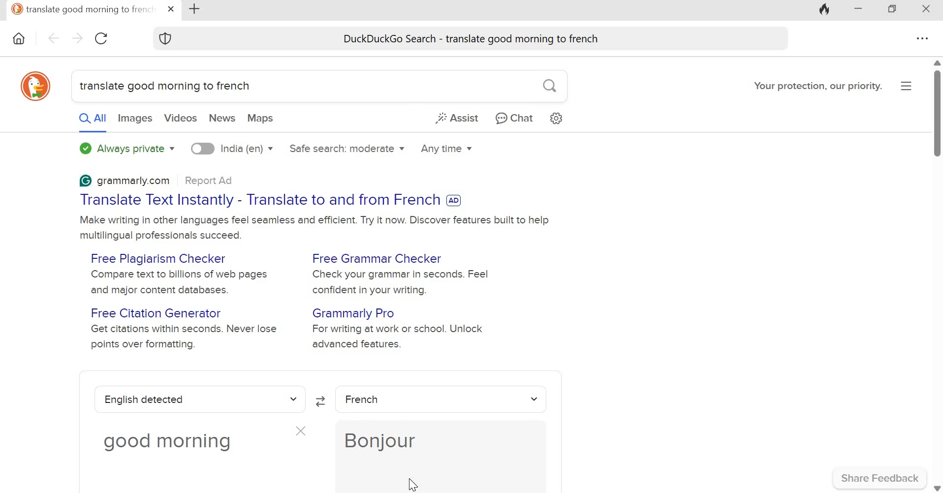 Image resolution: width=943 pixels, height=493 pixels. What do you see at coordinates (517, 117) in the screenshot?
I see `Chat` at bounding box center [517, 117].